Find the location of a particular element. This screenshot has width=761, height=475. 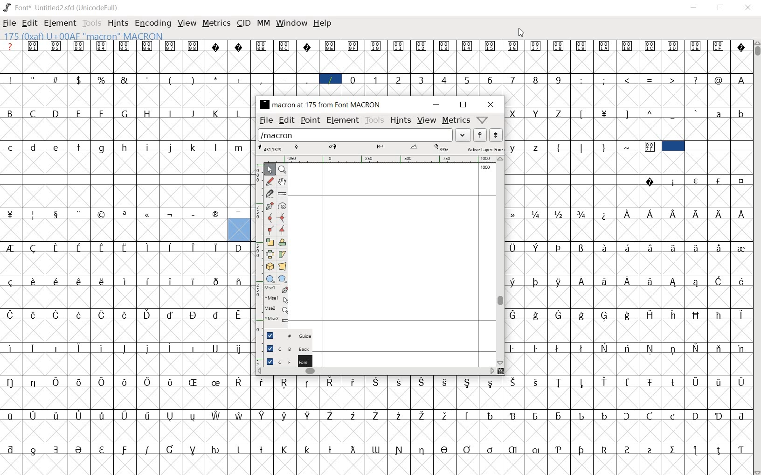

rectangle/ellipse is located at coordinates (271, 278).